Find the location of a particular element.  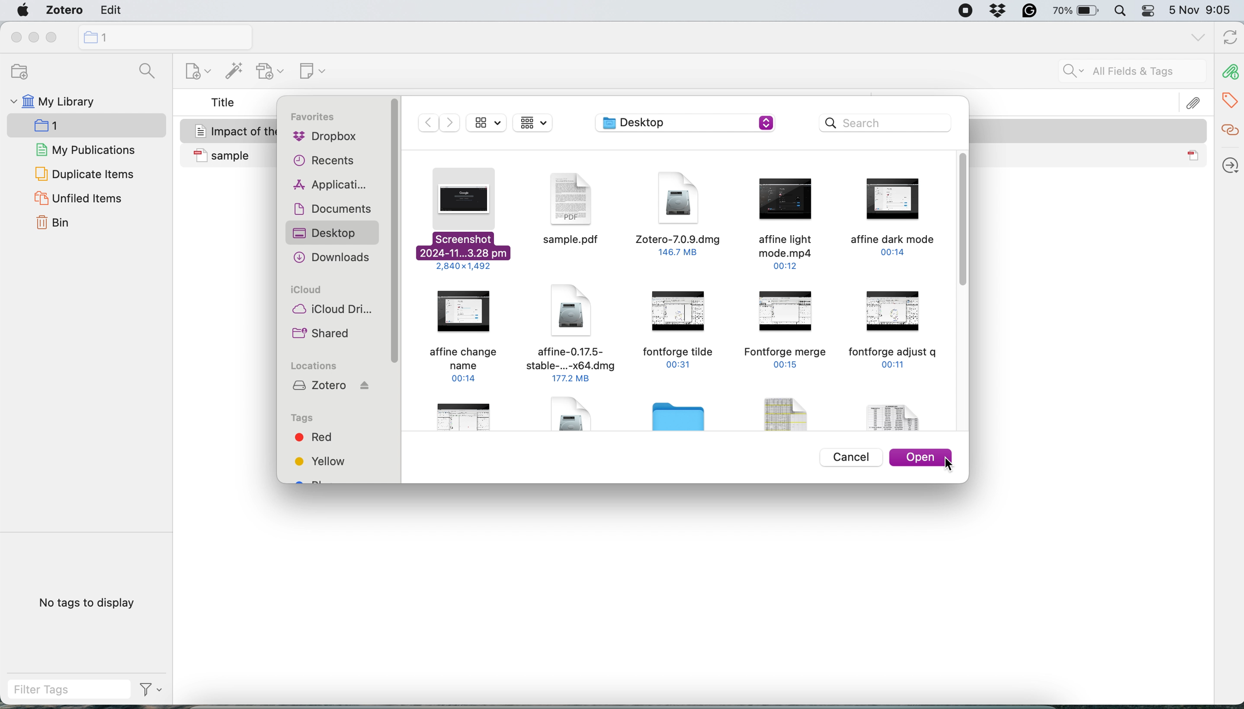

sidebar vertical scroll bar is located at coordinates (395, 232).